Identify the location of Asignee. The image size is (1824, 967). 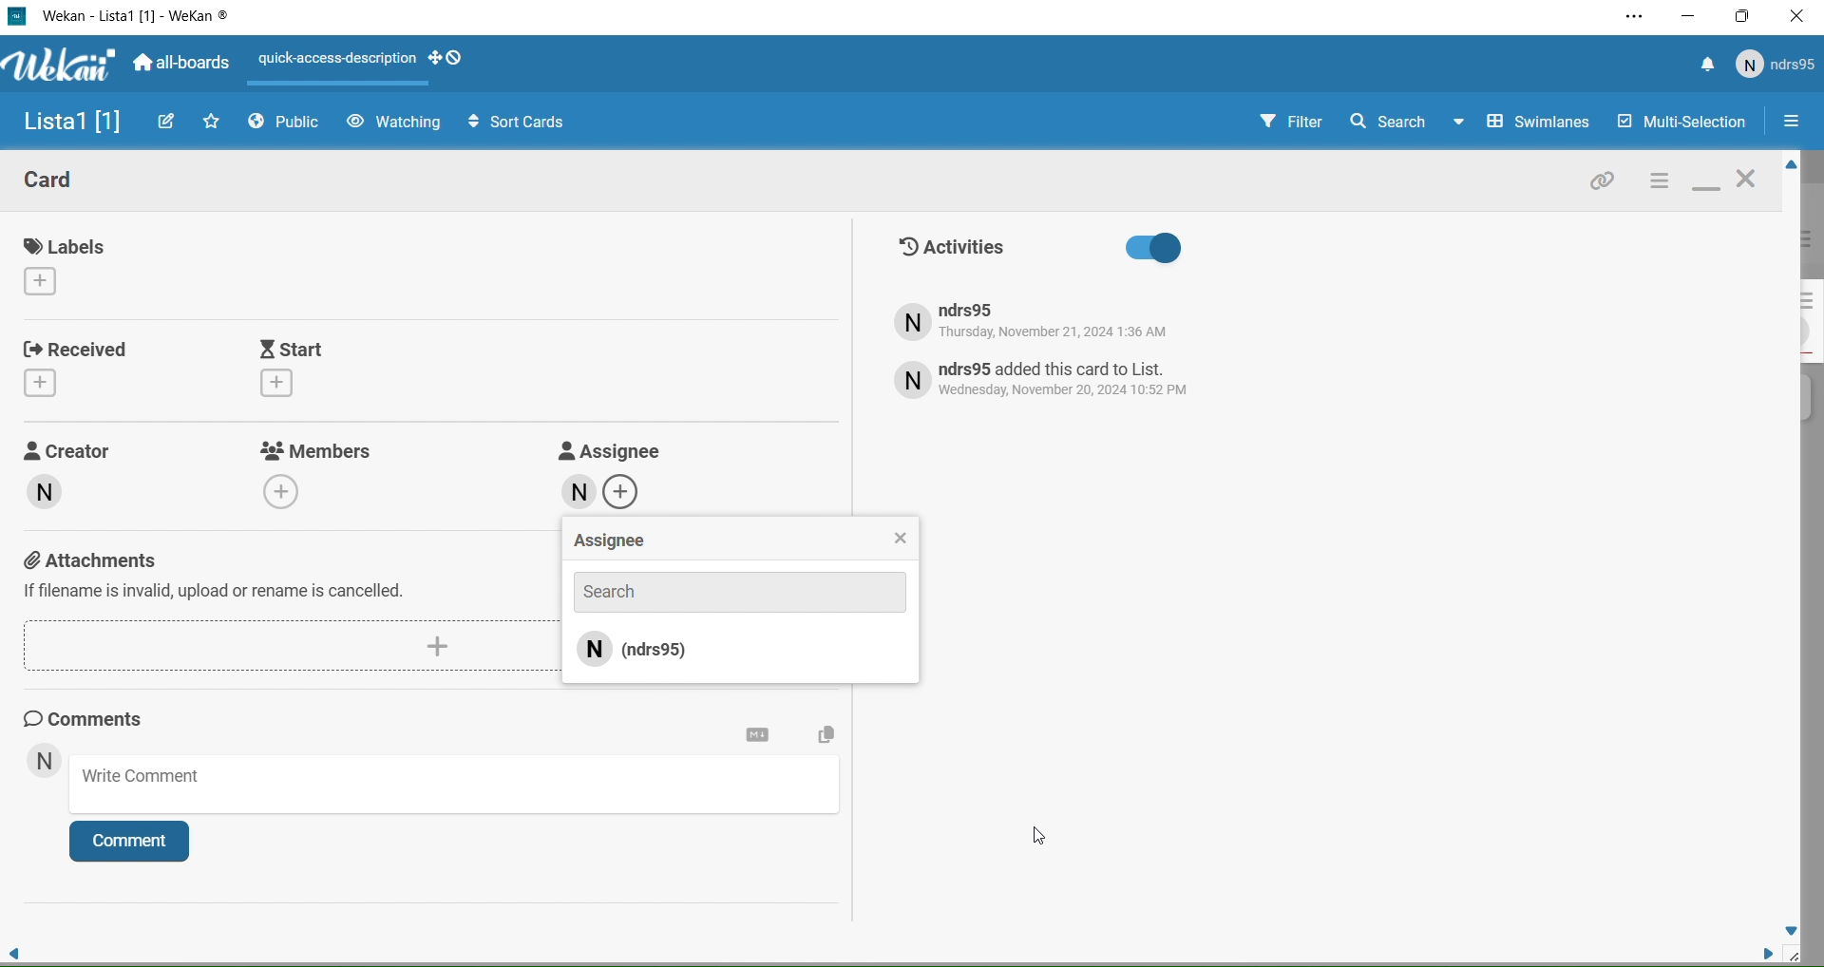
(607, 475).